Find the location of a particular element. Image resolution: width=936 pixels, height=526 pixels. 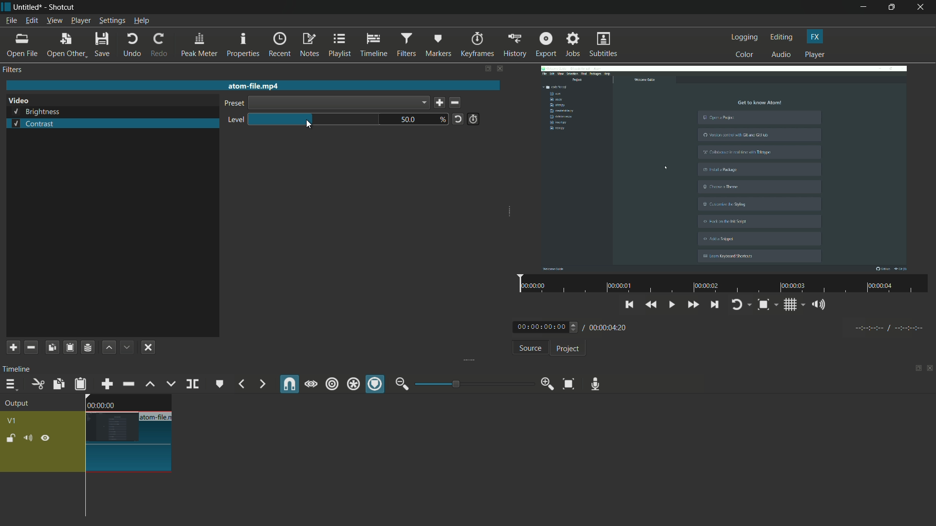

notes is located at coordinates (311, 45).